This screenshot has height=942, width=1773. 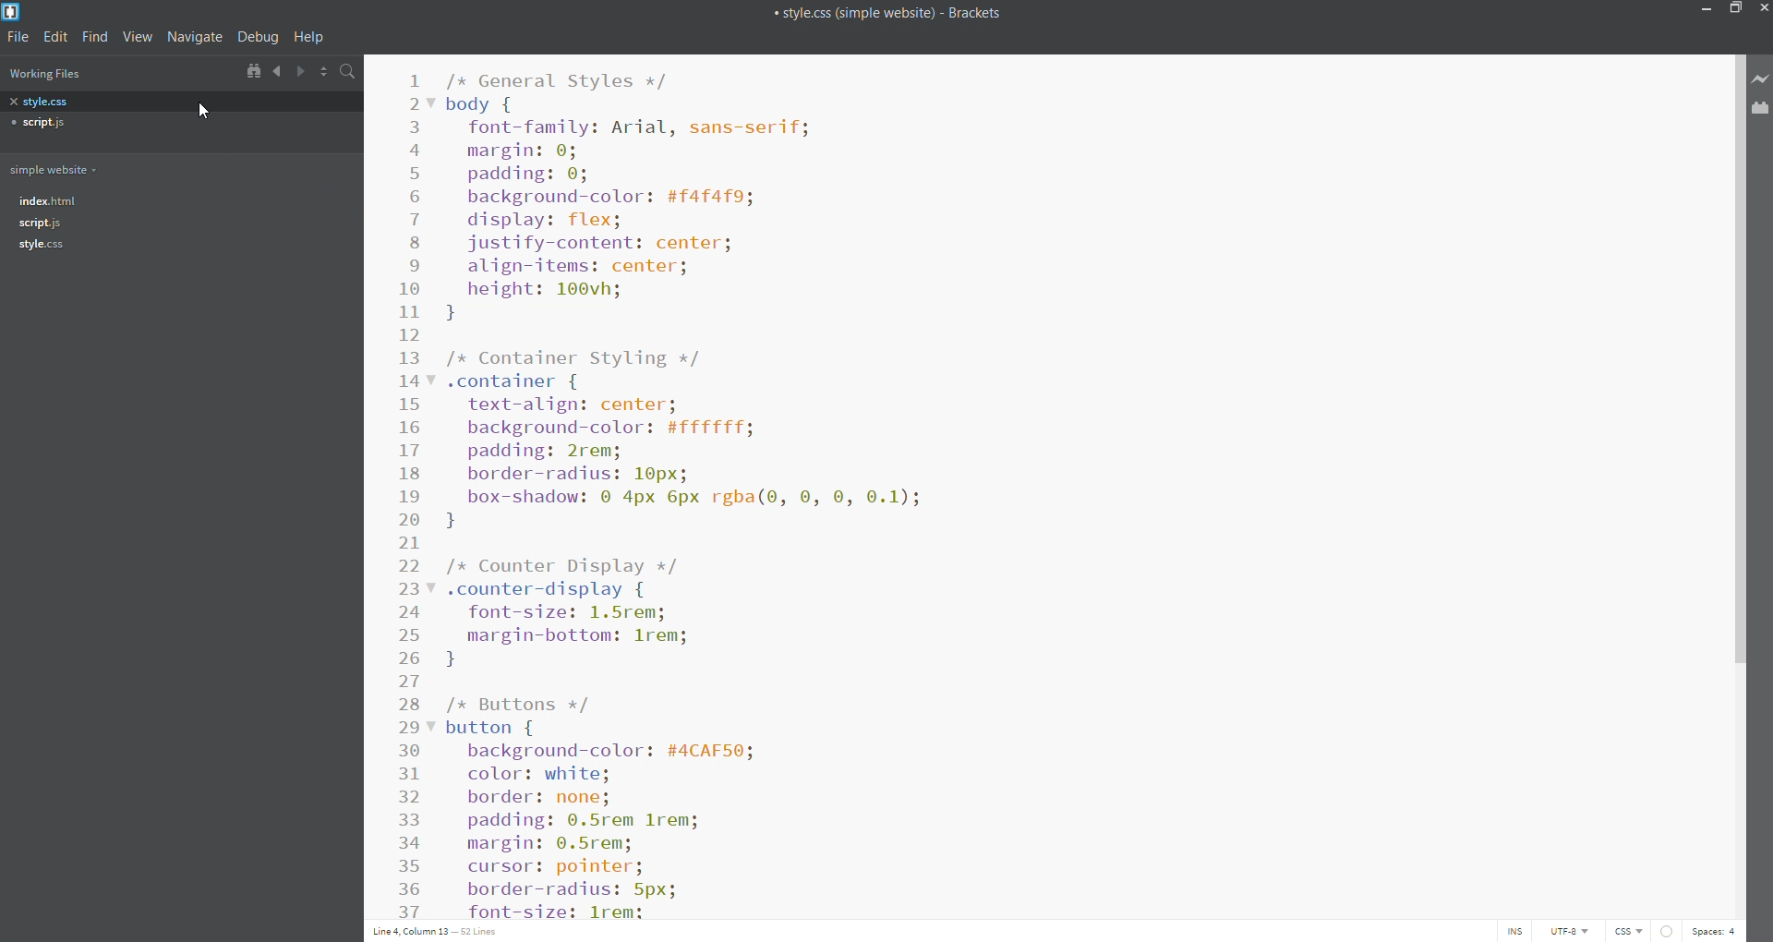 What do you see at coordinates (183, 103) in the screenshot?
I see `style.css` at bounding box center [183, 103].